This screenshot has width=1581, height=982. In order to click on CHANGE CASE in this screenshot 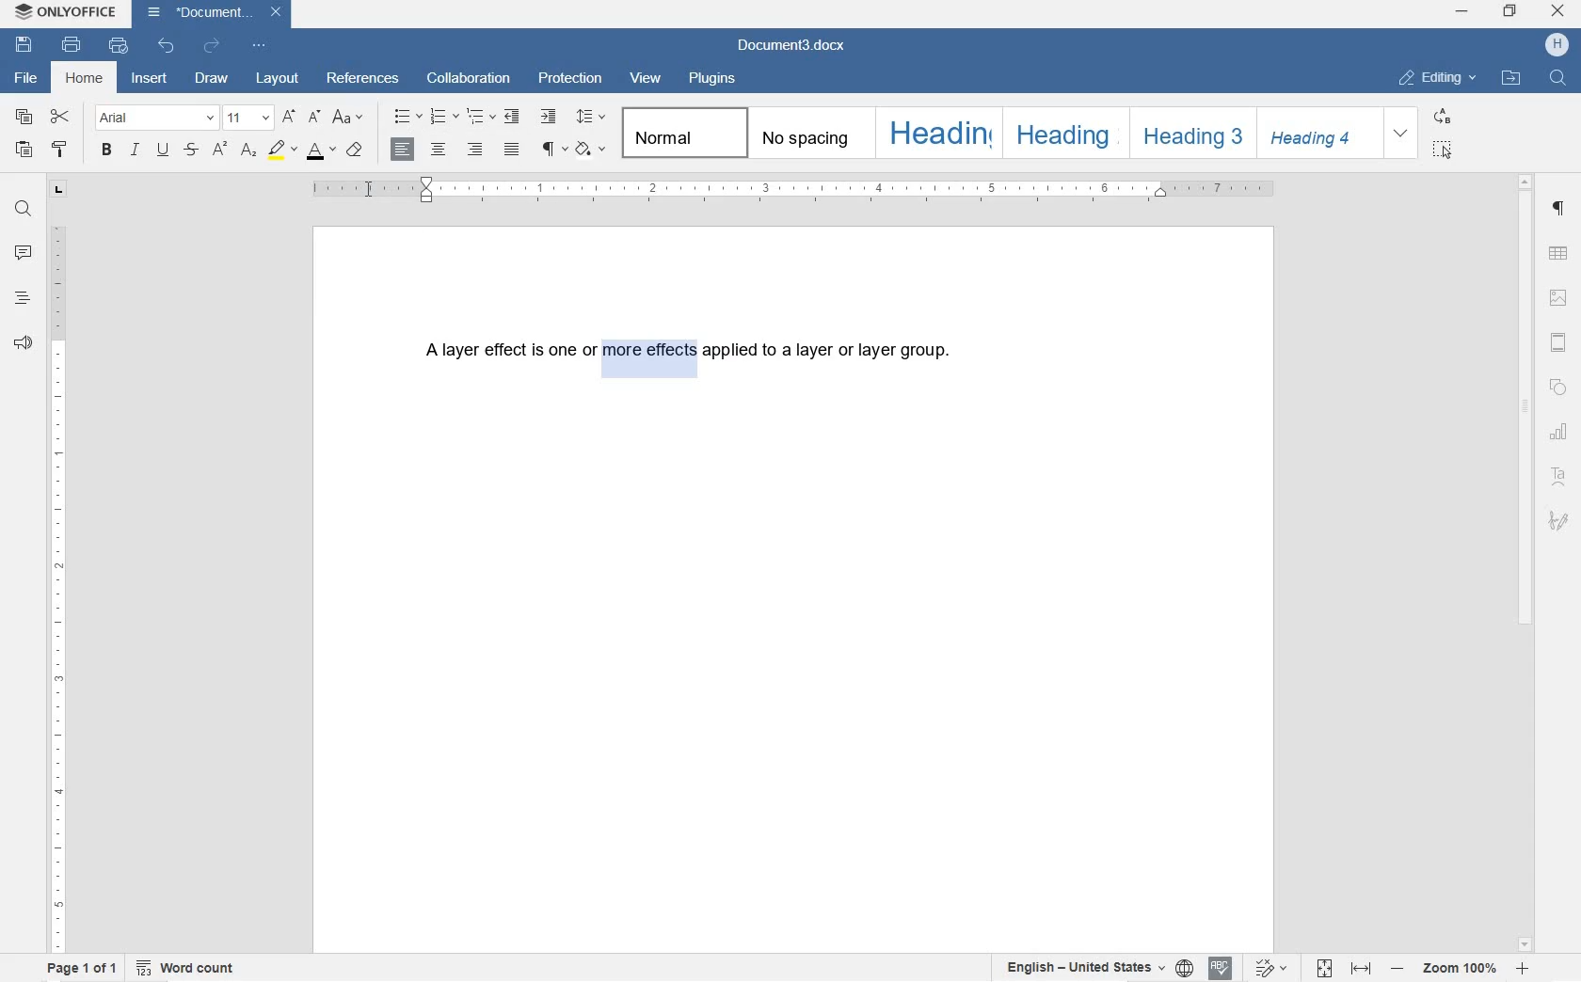, I will do `click(349, 118)`.